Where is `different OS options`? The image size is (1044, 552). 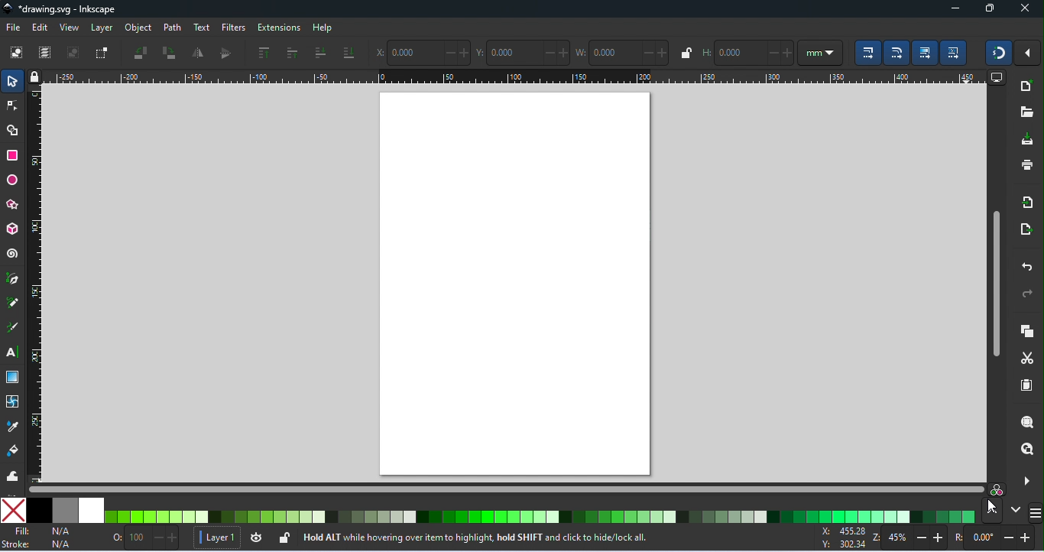
different OS options is located at coordinates (1036, 513).